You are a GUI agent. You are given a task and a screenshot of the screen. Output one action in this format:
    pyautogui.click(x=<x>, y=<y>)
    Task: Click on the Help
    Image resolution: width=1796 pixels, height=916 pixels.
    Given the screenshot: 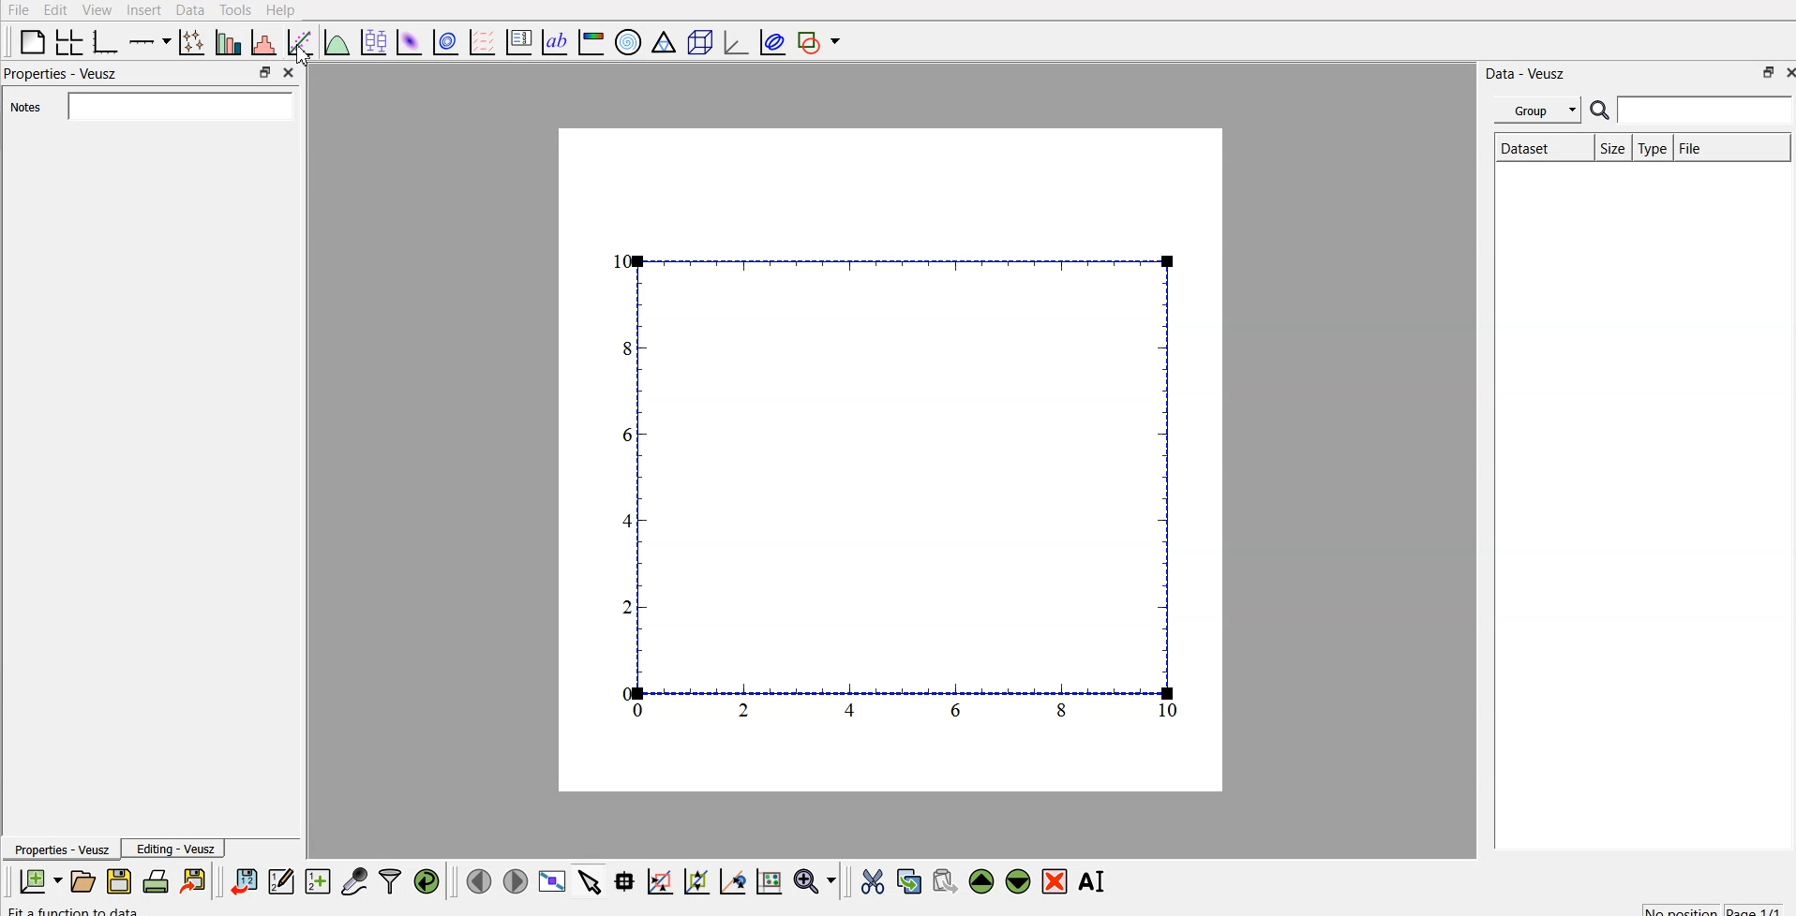 What is the action you would take?
    pyautogui.click(x=281, y=8)
    